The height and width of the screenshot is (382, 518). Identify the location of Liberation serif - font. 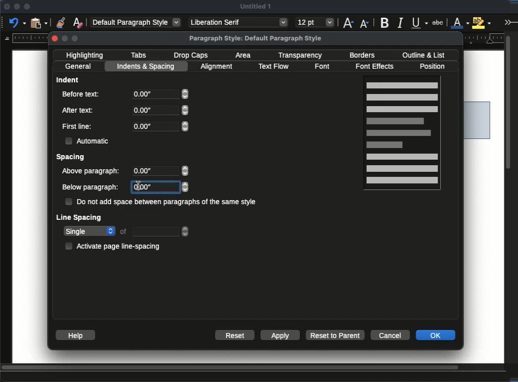
(239, 22).